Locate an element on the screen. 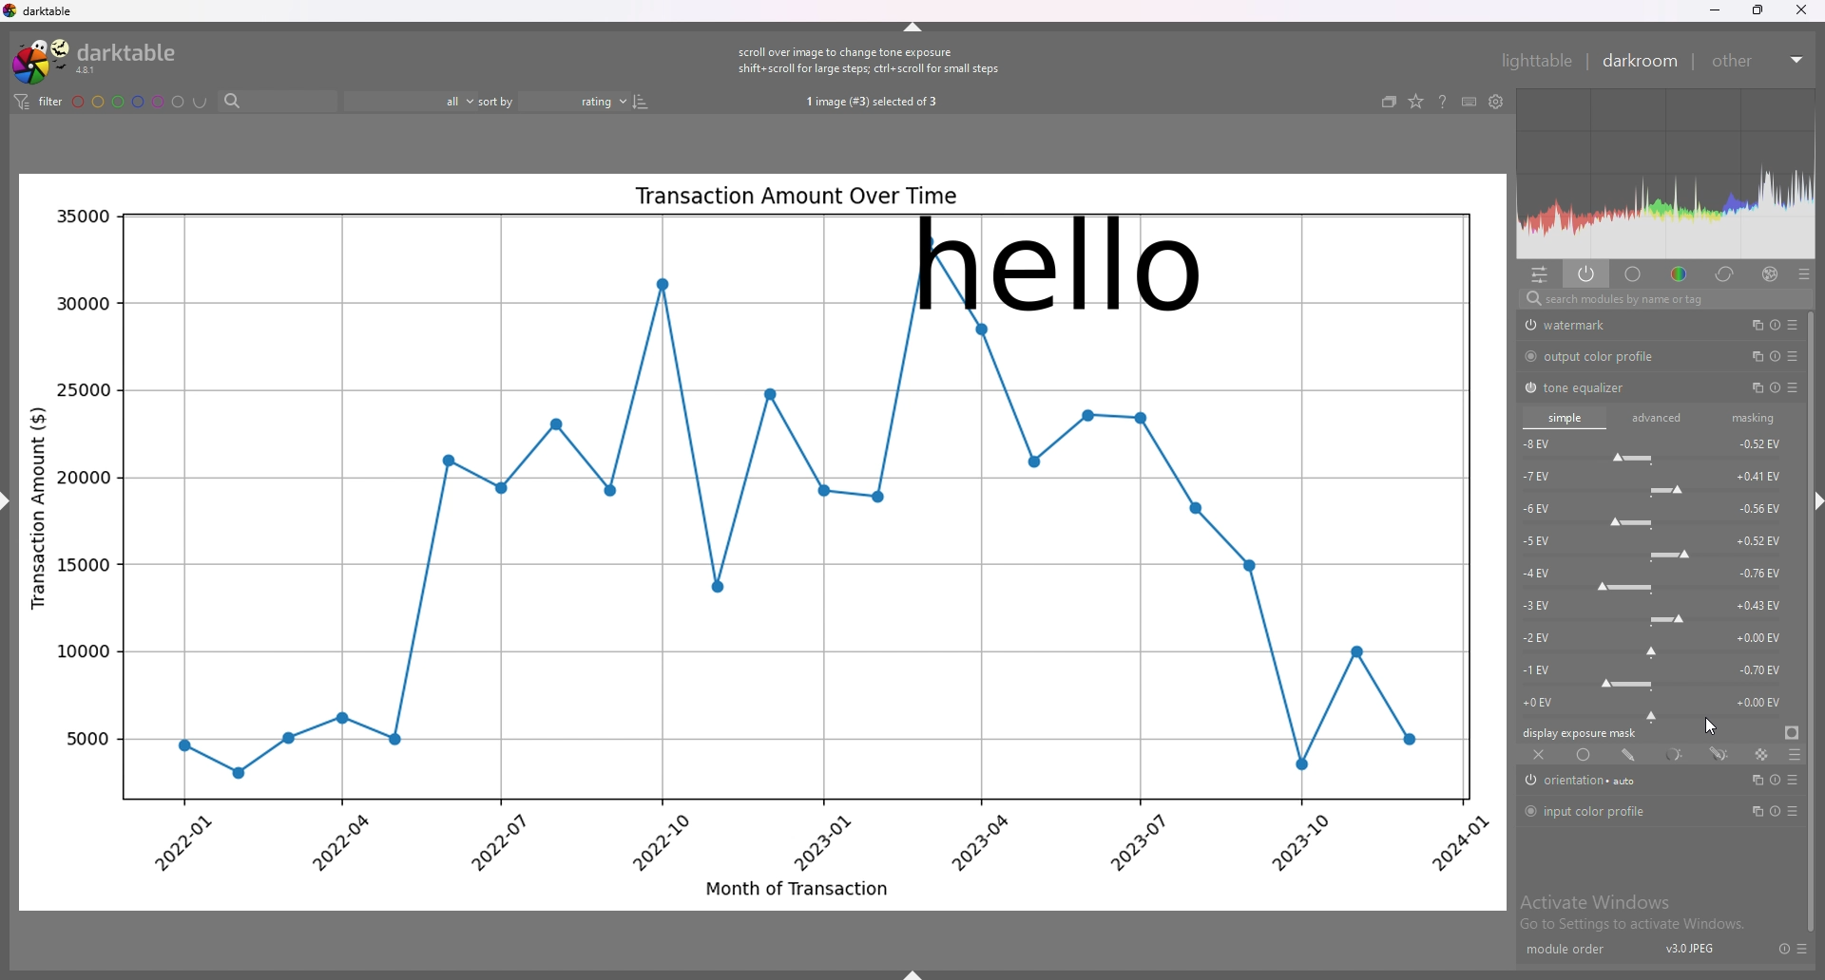 Image resolution: width=1825 pixels, height=980 pixels. base is located at coordinates (1634, 274).